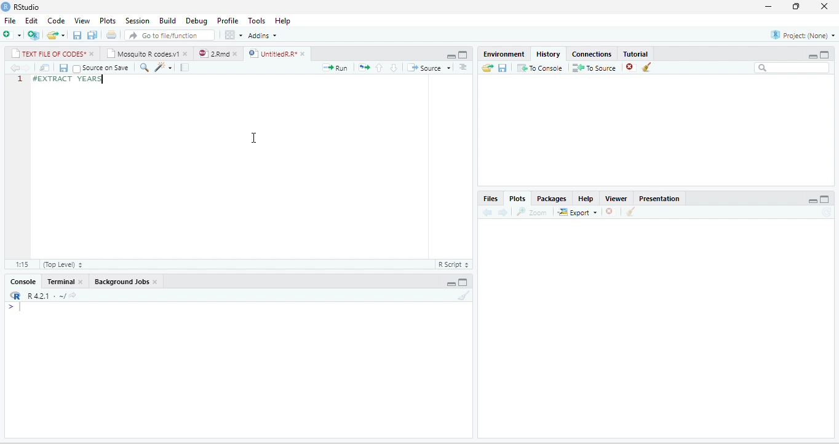 This screenshot has width=839, height=444. Describe the element at coordinates (14, 68) in the screenshot. I see `back` at that location.